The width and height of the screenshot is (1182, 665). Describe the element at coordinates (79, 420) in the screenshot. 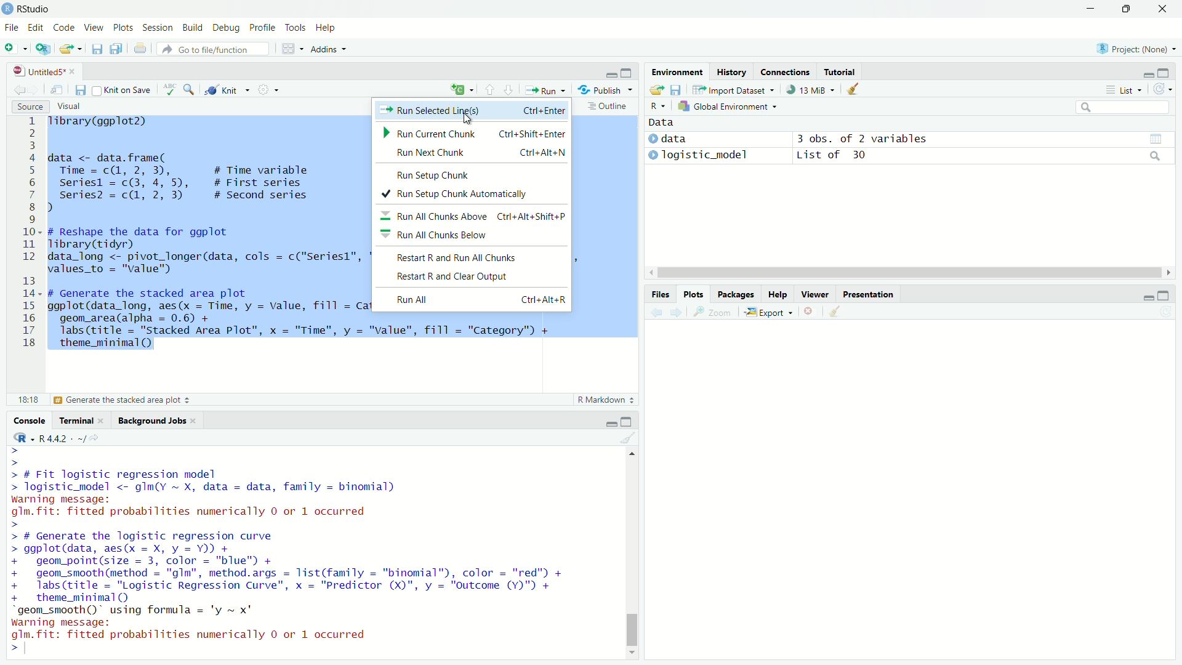

I see `Terminal` at that location.